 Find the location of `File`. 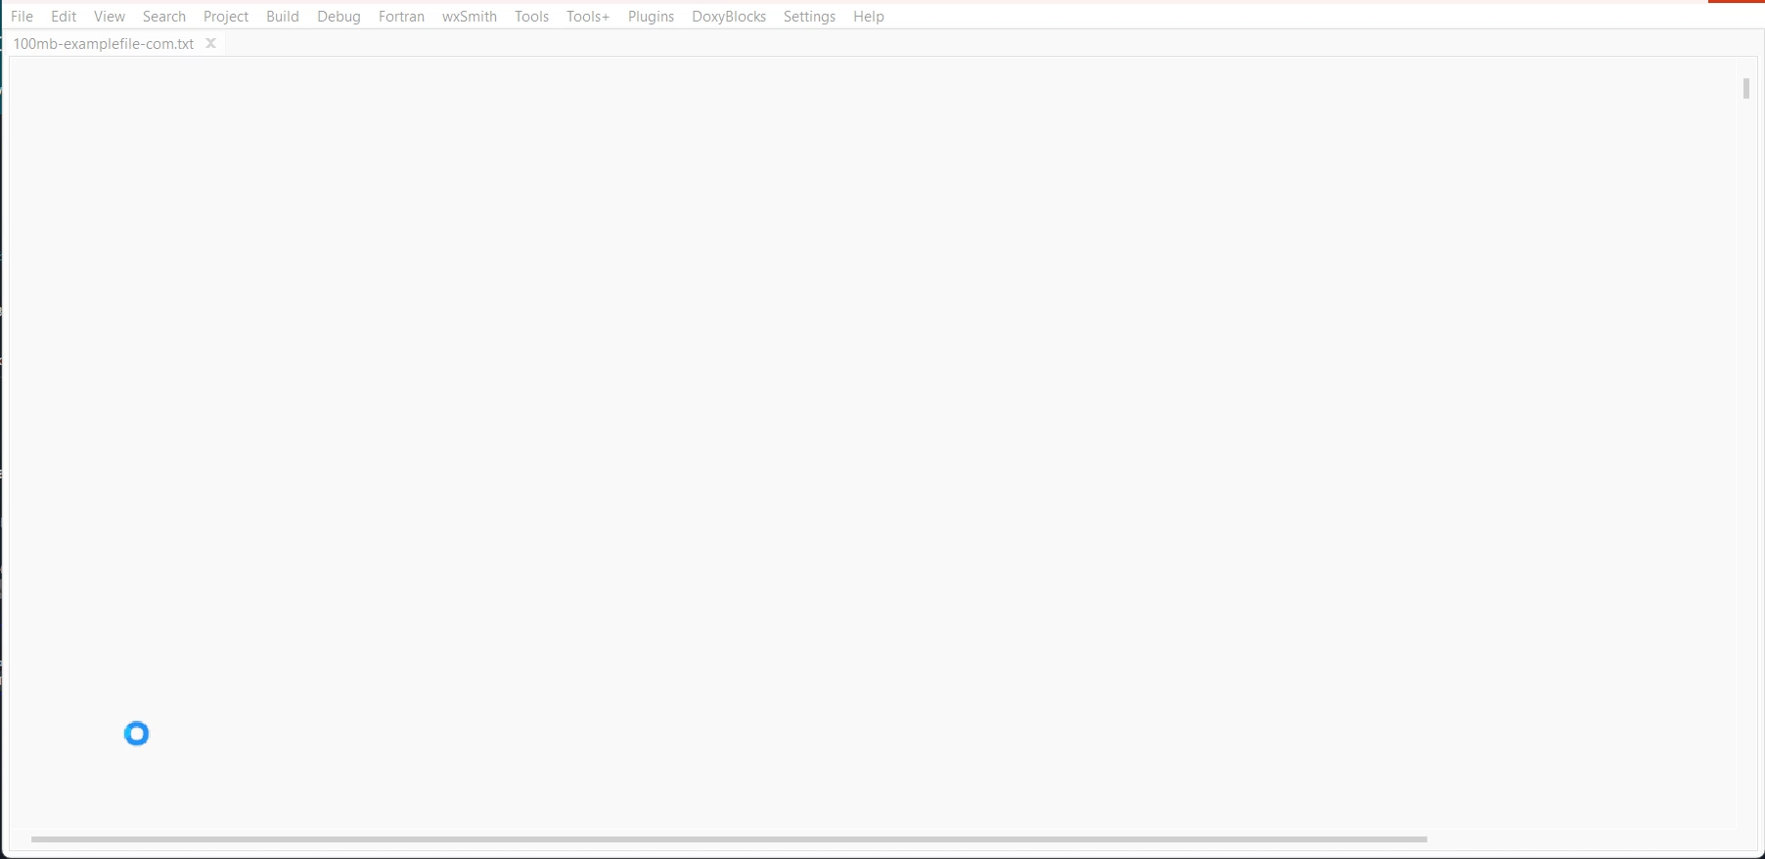

File is located at coordinates (22, 16).